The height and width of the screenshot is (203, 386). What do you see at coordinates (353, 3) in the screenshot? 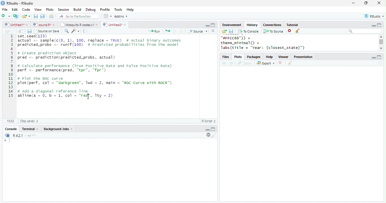
I see `minimize` at bounding box center [353, 3].